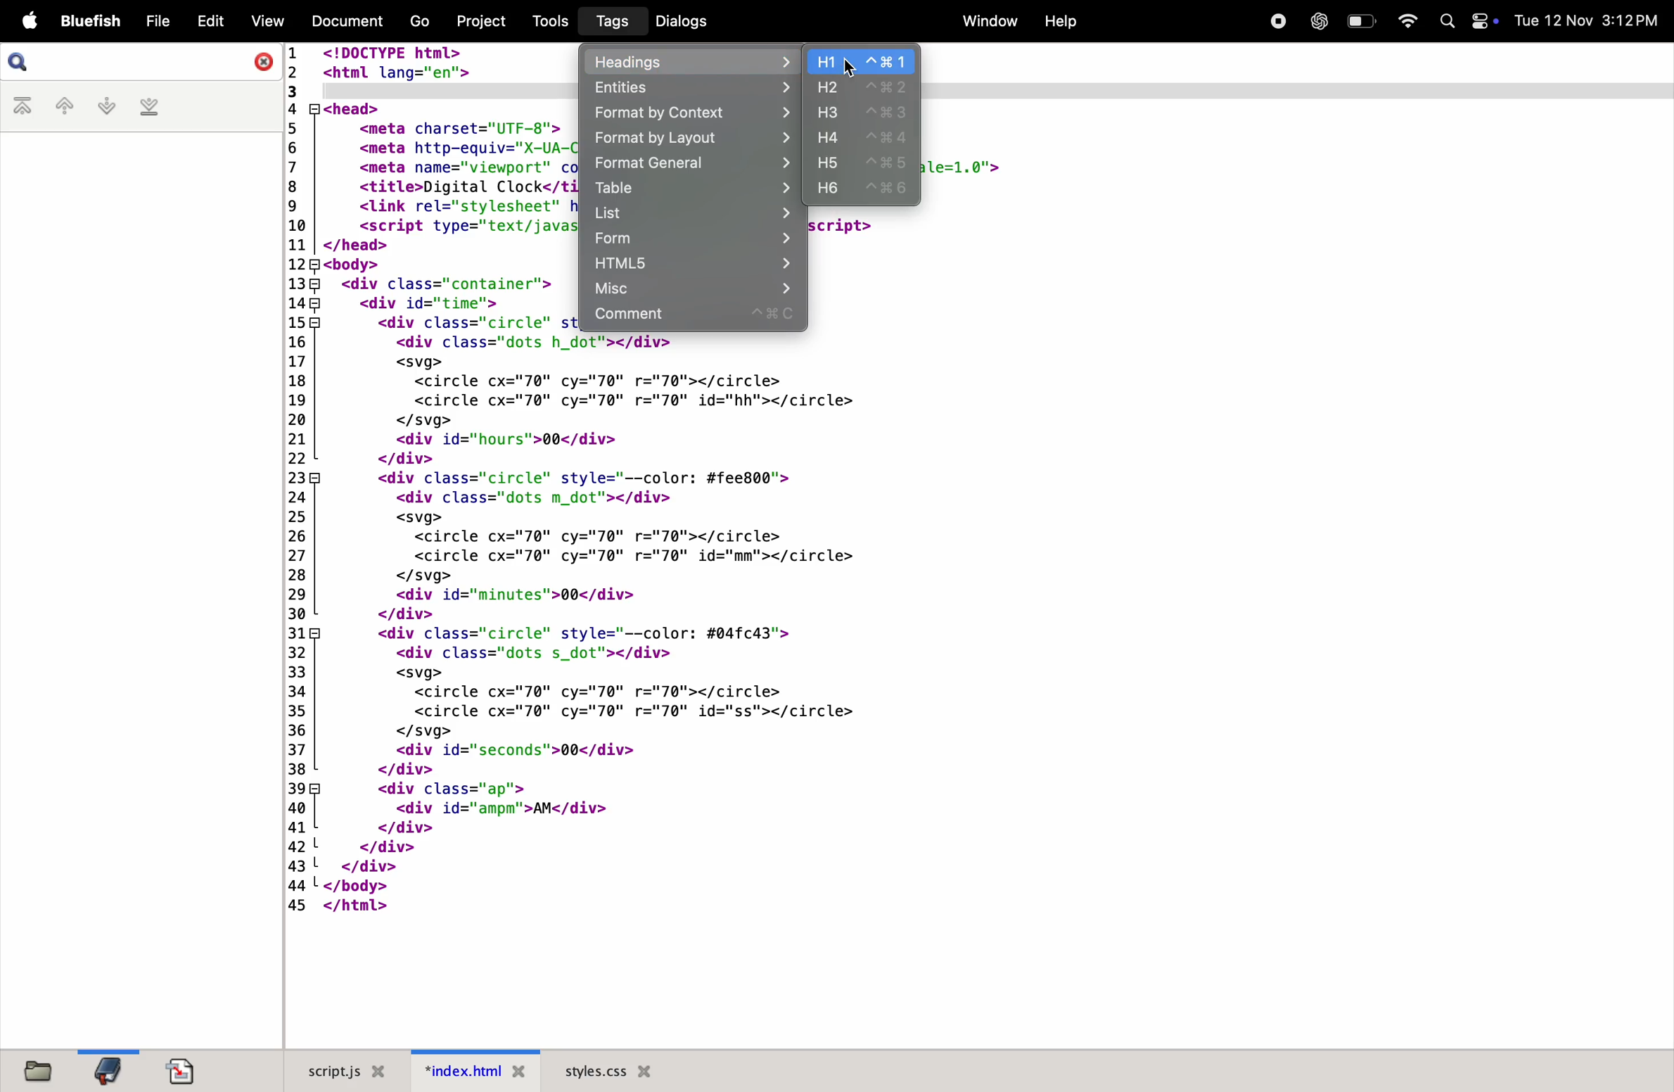  I want to click on apple widgets, so click(1467, 21).